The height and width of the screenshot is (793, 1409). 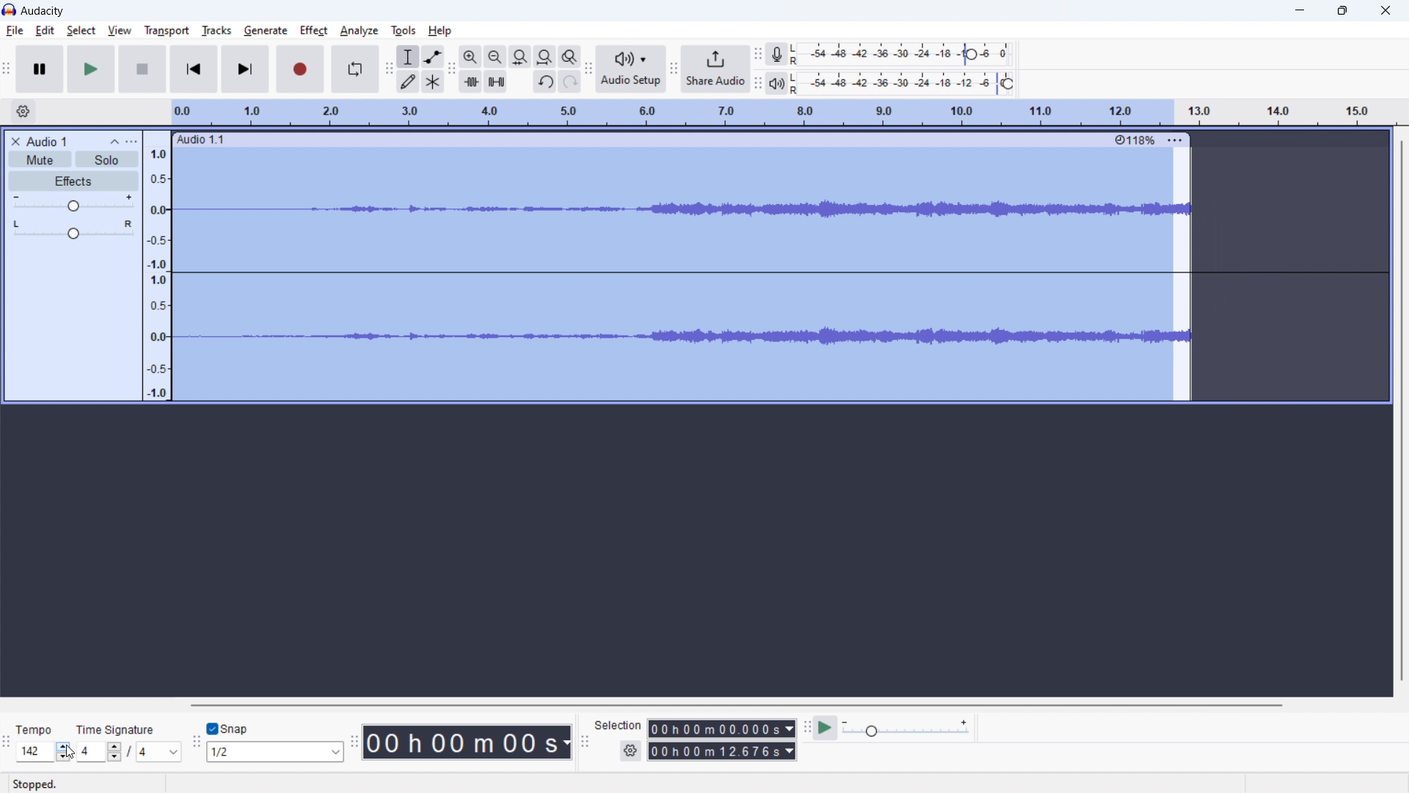 What do you see at coordinates (757, 54) in the screenshot?
I see `recording meter toolbar` at bounding box center [757, 54].